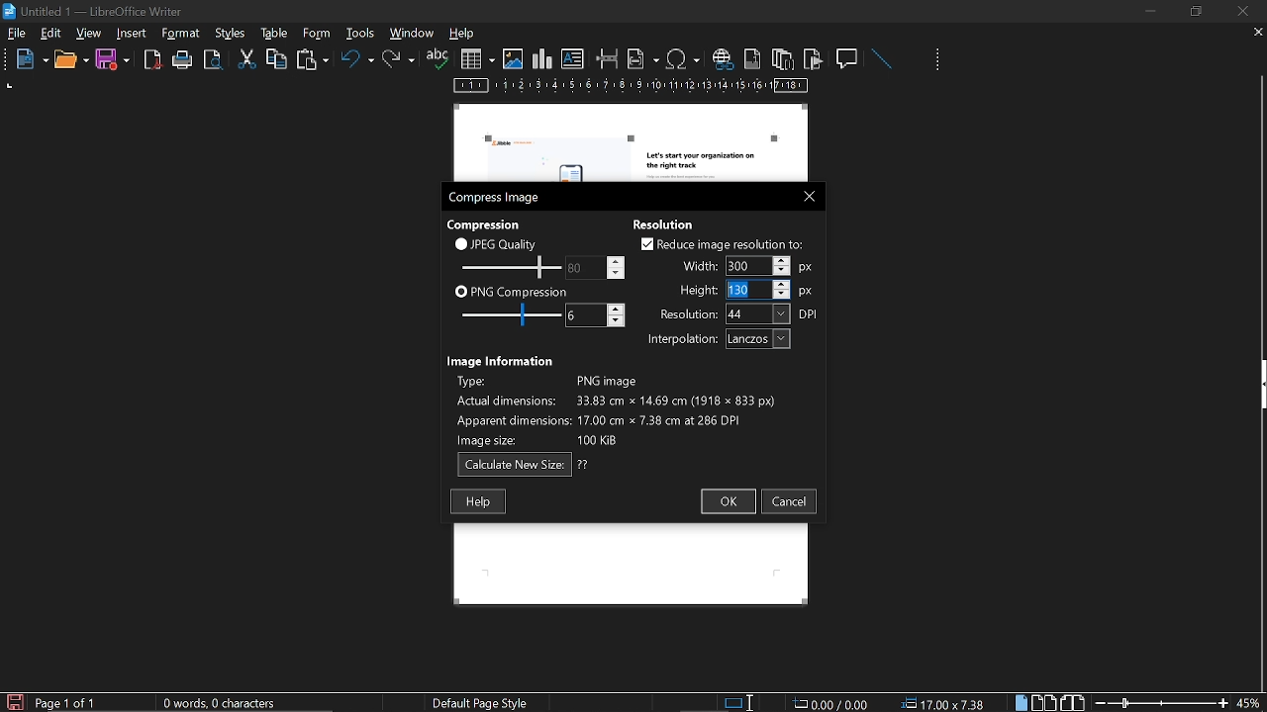 This screenshot has width=1267, height=712. What do you see at coordinates (216, 60) in the screenshot?
I see `toggle print preview` at bounding box center [216, 60].